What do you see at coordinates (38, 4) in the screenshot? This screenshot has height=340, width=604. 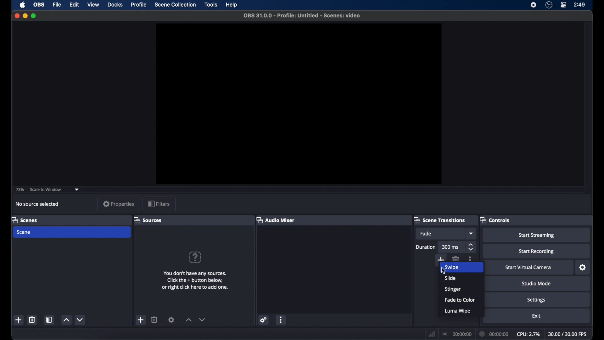 I see `obs` at bounding box center [38, 4].